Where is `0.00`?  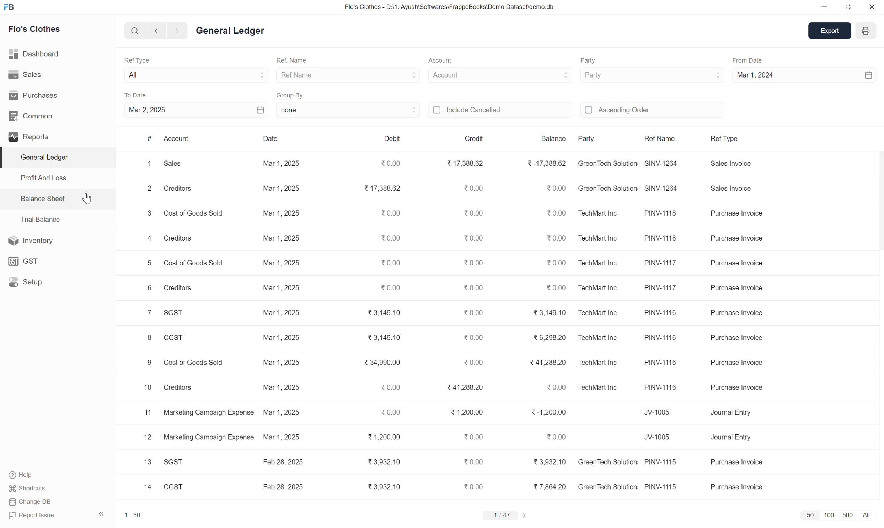
0.00 is located at coordinates (552, 262).